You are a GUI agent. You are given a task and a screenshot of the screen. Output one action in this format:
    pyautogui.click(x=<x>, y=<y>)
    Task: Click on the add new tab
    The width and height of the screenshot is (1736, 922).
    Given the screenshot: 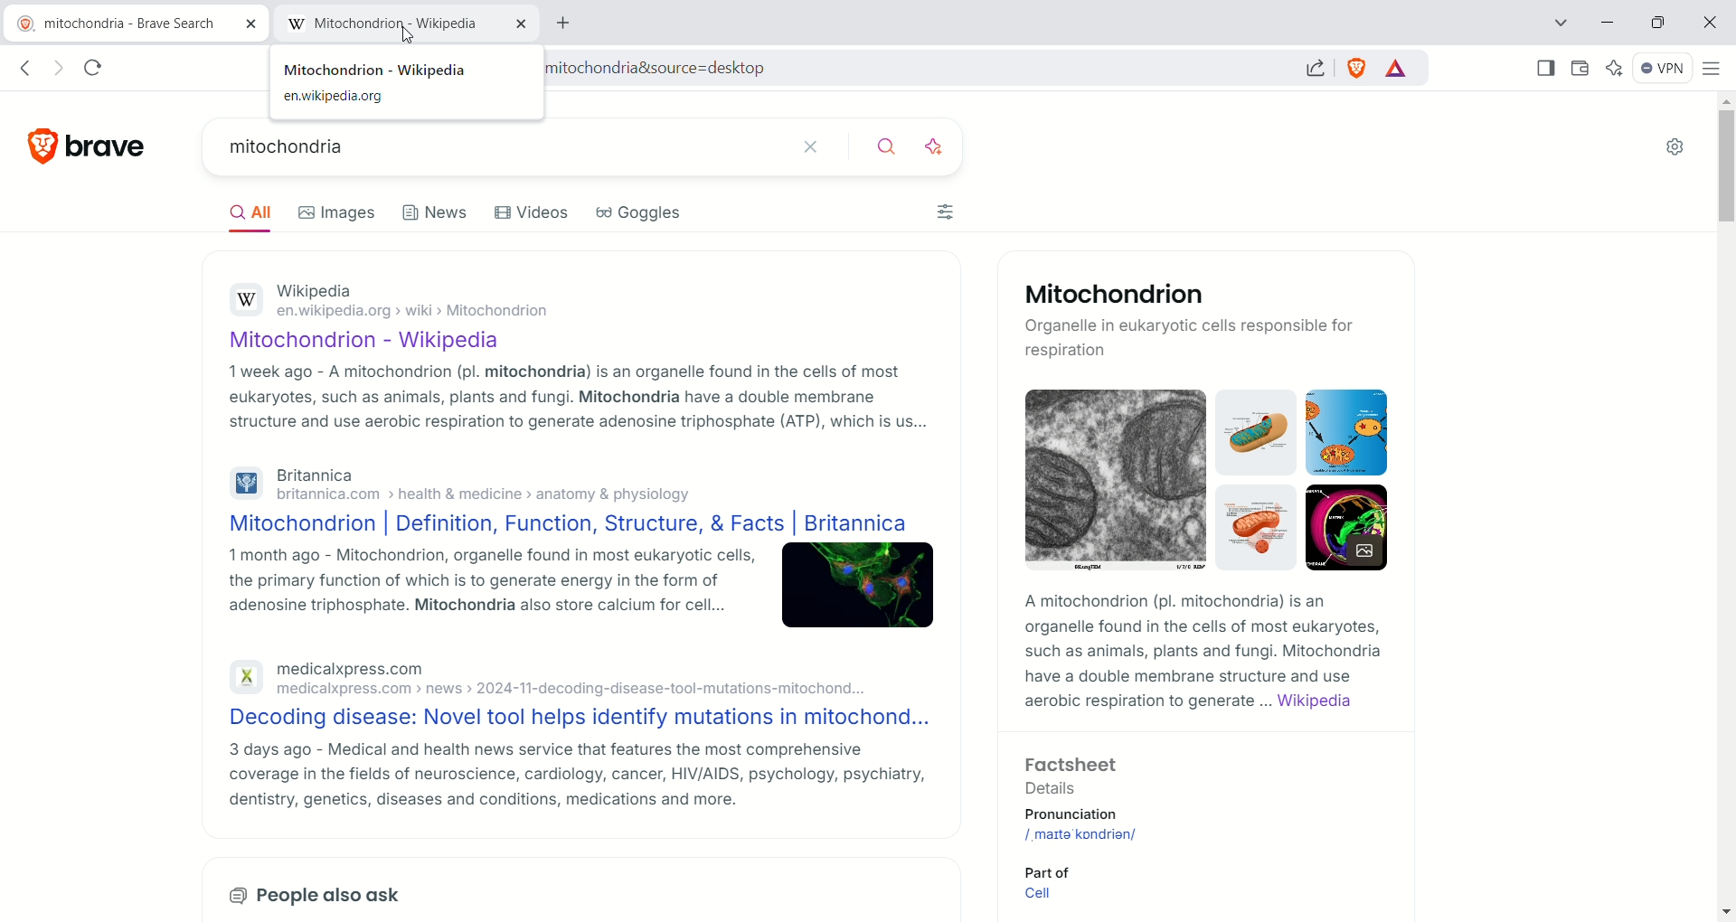 What is the action you would take?
    pyautogui.click(x=566, y=23)
    